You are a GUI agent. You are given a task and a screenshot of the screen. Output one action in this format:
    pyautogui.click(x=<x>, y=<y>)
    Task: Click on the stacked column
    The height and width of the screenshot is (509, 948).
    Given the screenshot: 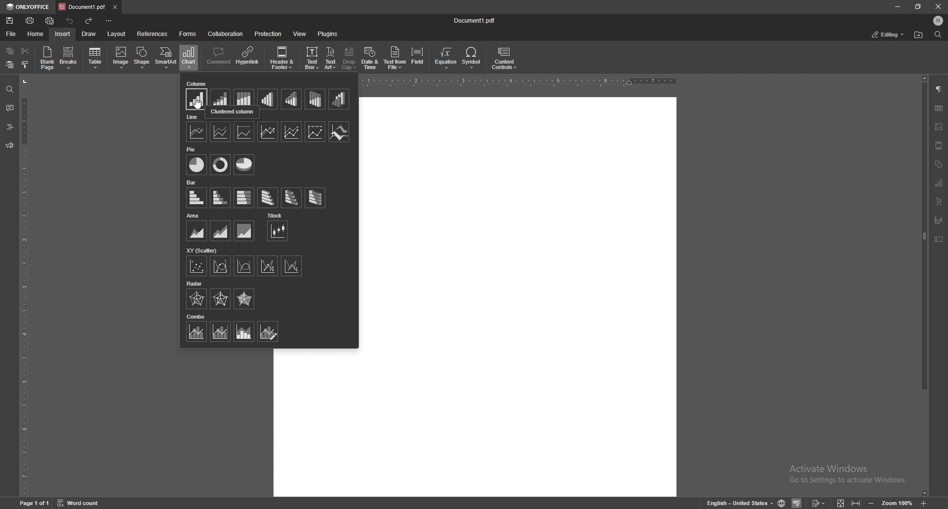 What is the action you would take?
    pyautogui.click(x=220, y=97)
    